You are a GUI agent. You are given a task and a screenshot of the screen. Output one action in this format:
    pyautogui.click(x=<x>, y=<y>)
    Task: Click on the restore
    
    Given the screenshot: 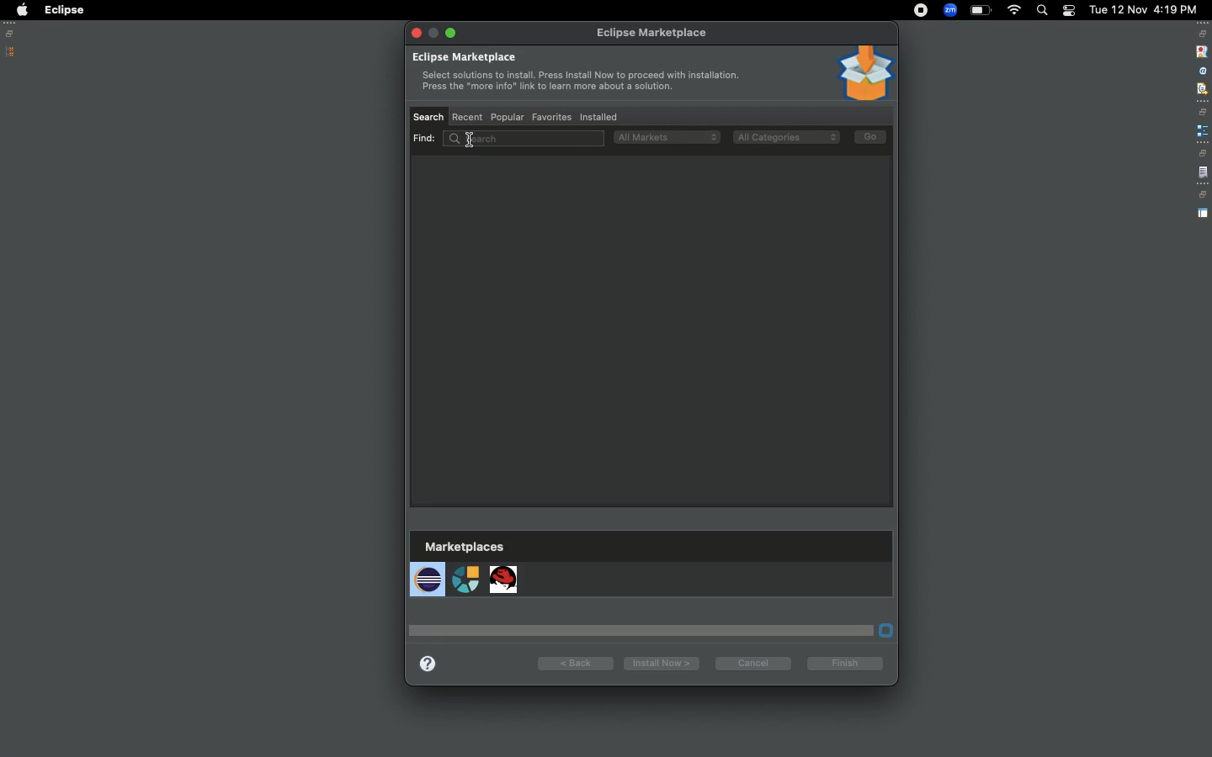 What is the action you would take?
    pyautogui.click(x=1204, y=112)
    